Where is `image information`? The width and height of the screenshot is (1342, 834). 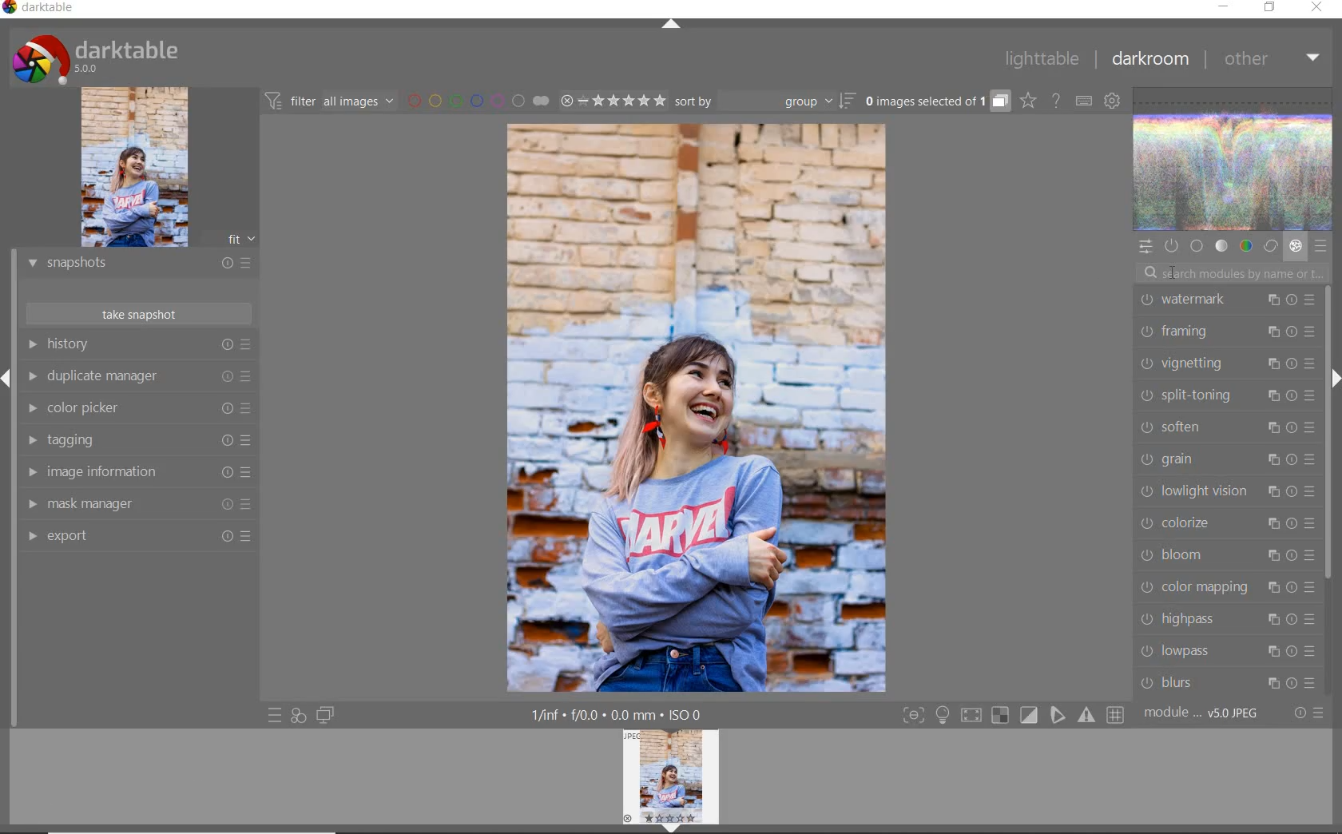
image information is located at coordinates (137, 475).